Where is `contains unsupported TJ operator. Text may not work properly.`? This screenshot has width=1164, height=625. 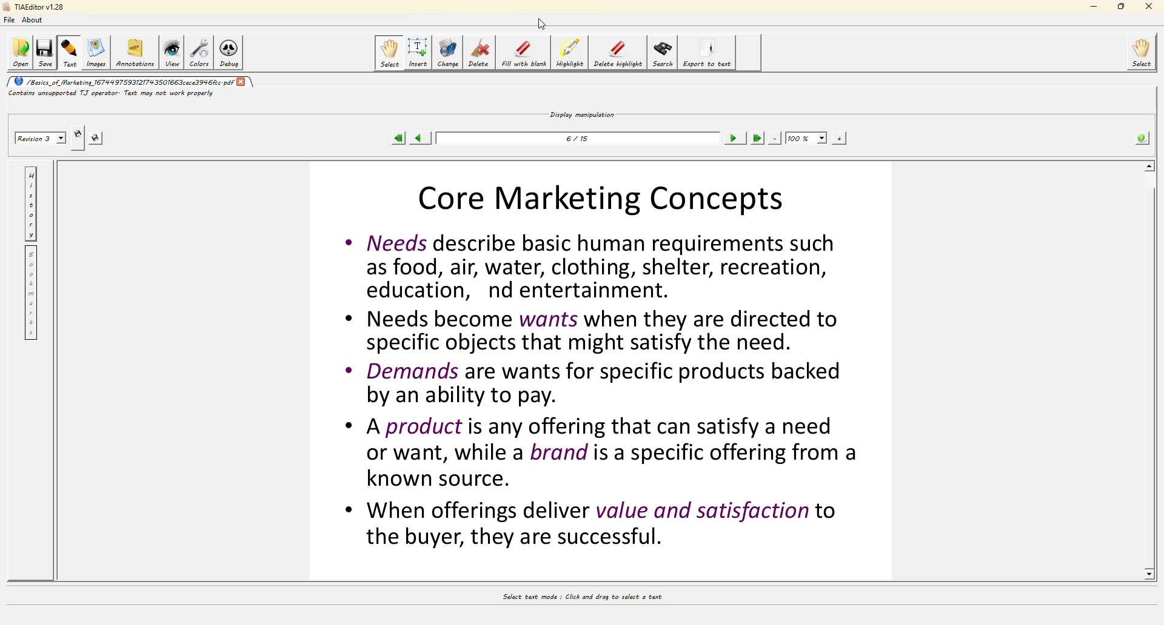
contains unsupported TJ operator. Text may not work properly. is located at coordinates (135, 93).